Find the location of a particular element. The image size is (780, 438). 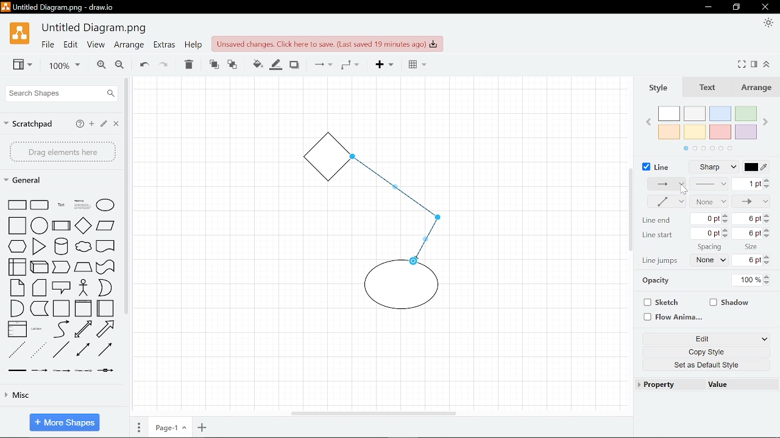

General shapes is located at coordinates (30, 181).